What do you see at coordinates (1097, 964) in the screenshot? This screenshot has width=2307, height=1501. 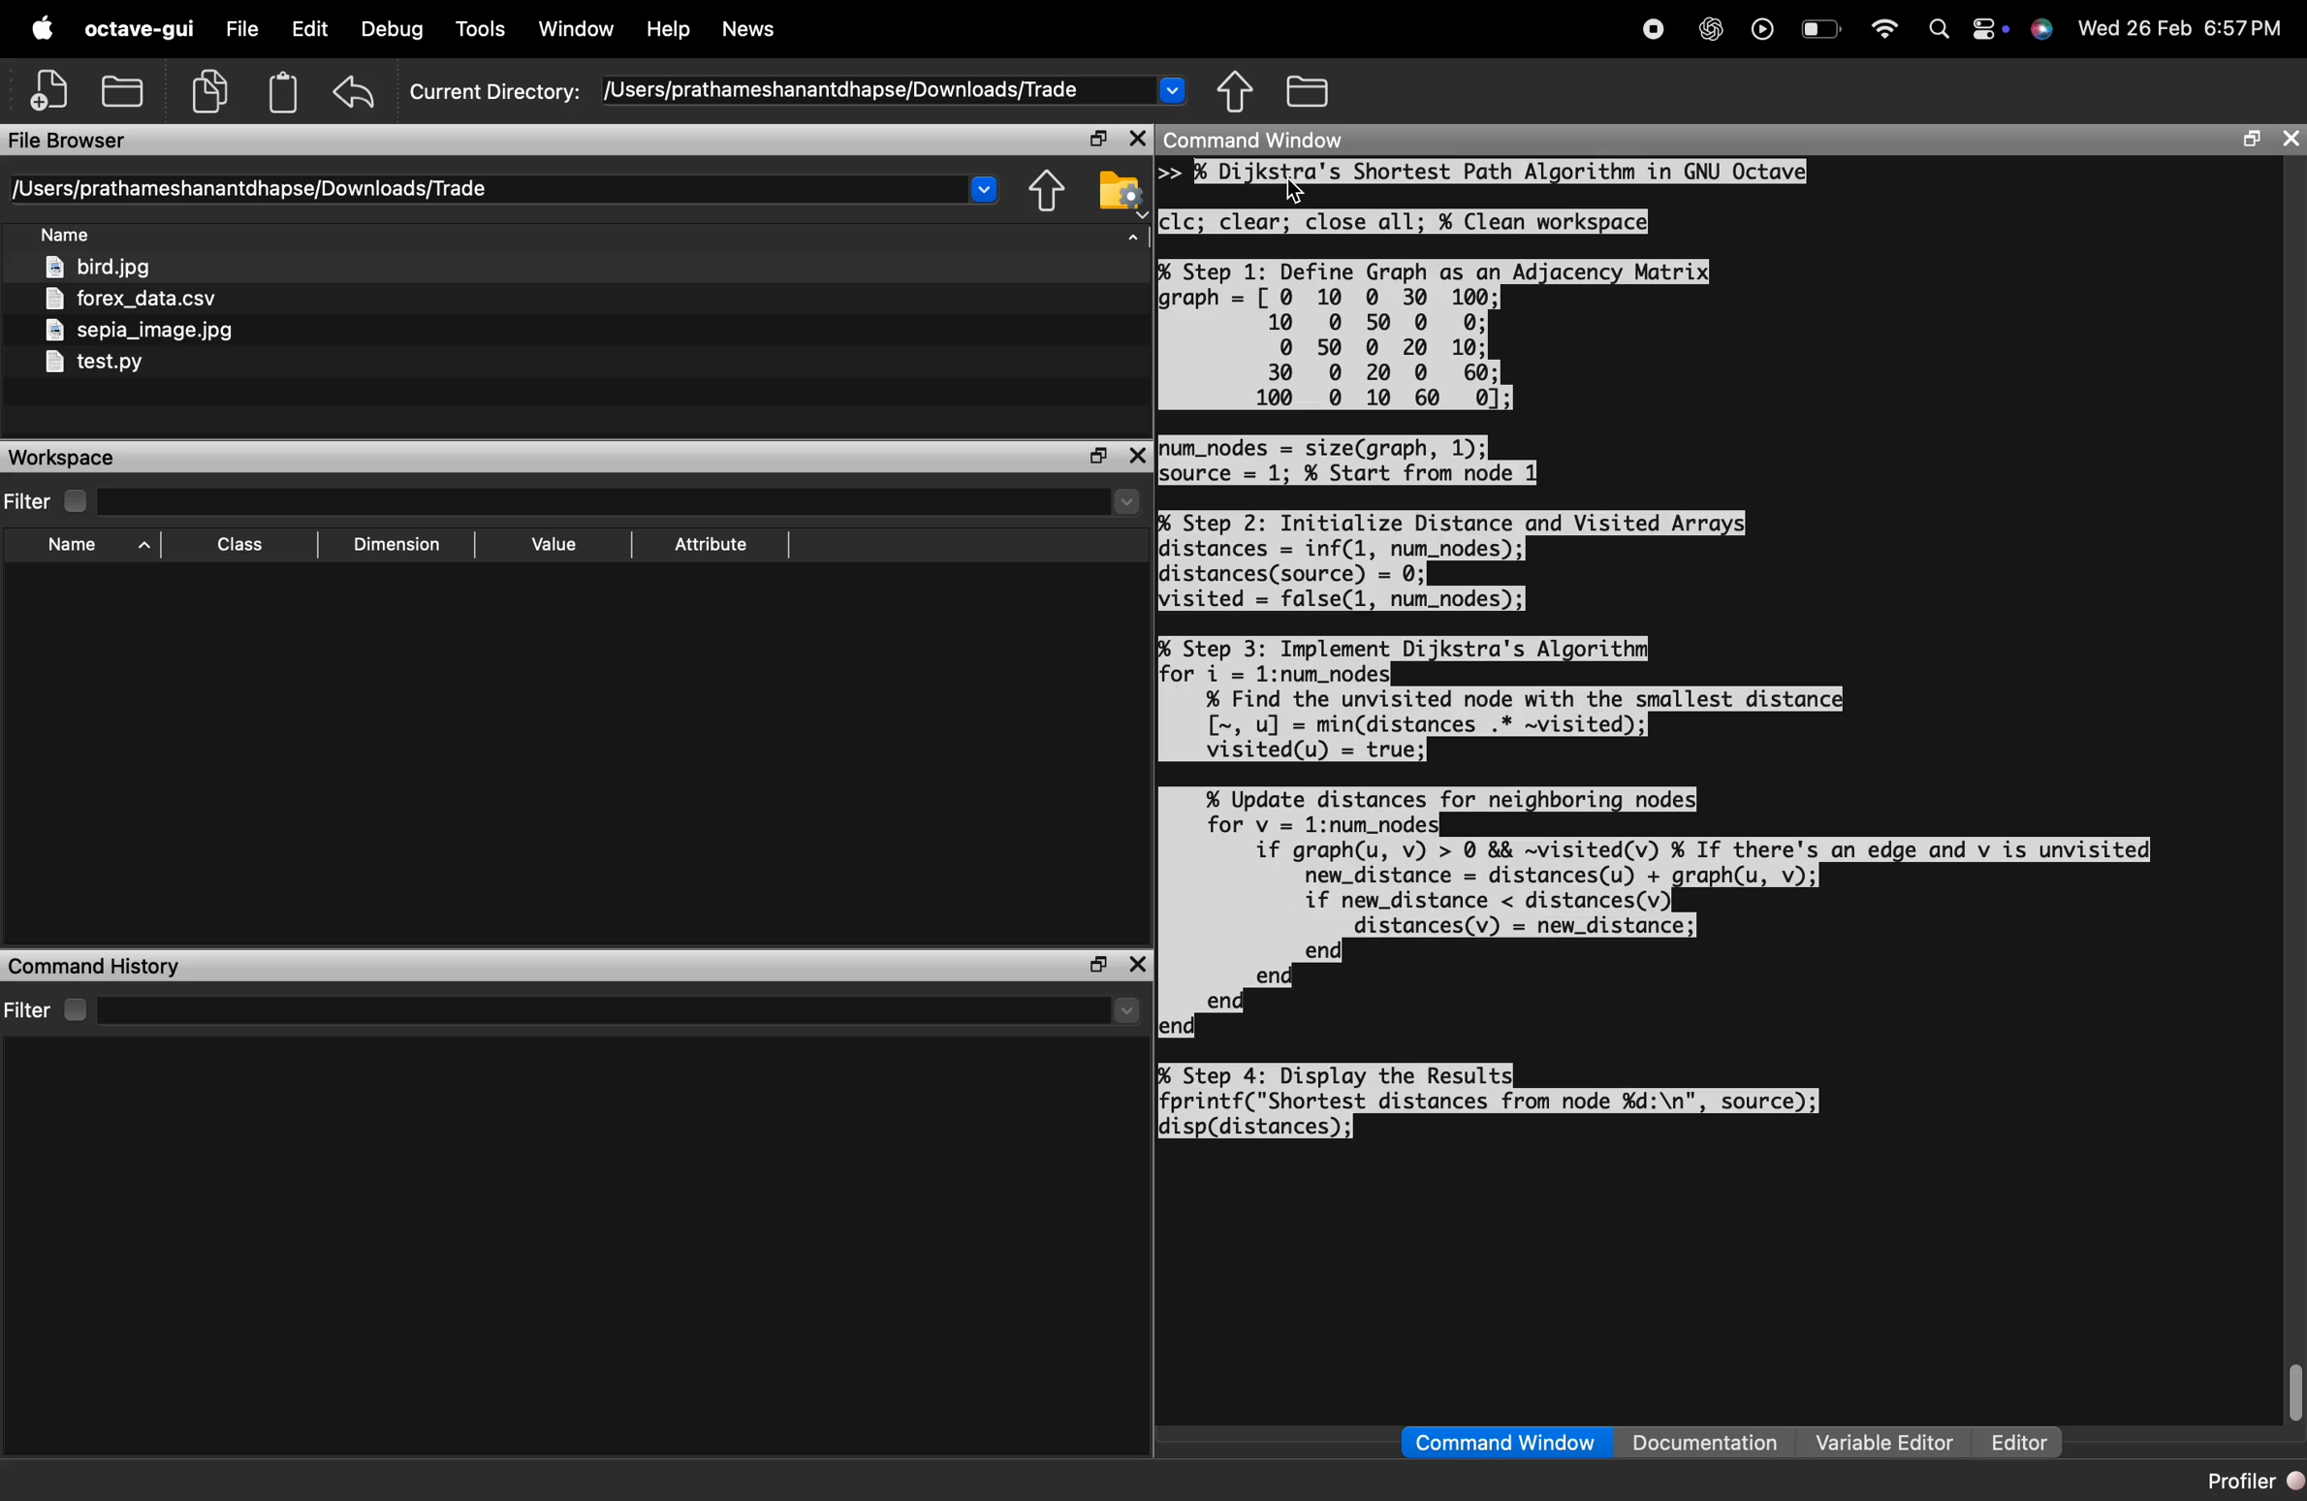 I see `maximize` at bounding box center [1097, 964].